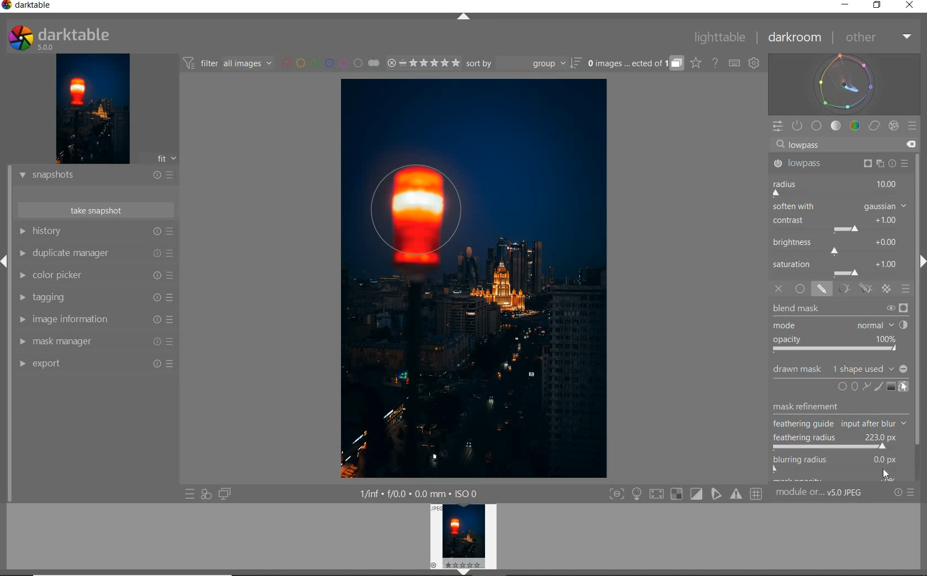 The height and width of the screenshot is (576, 927). What do you see at coordinates (852, 386) in the screenshot?
I see `ADD CIRCLE, ELLIPSE OR PATH` at bounding box center [852, 386].